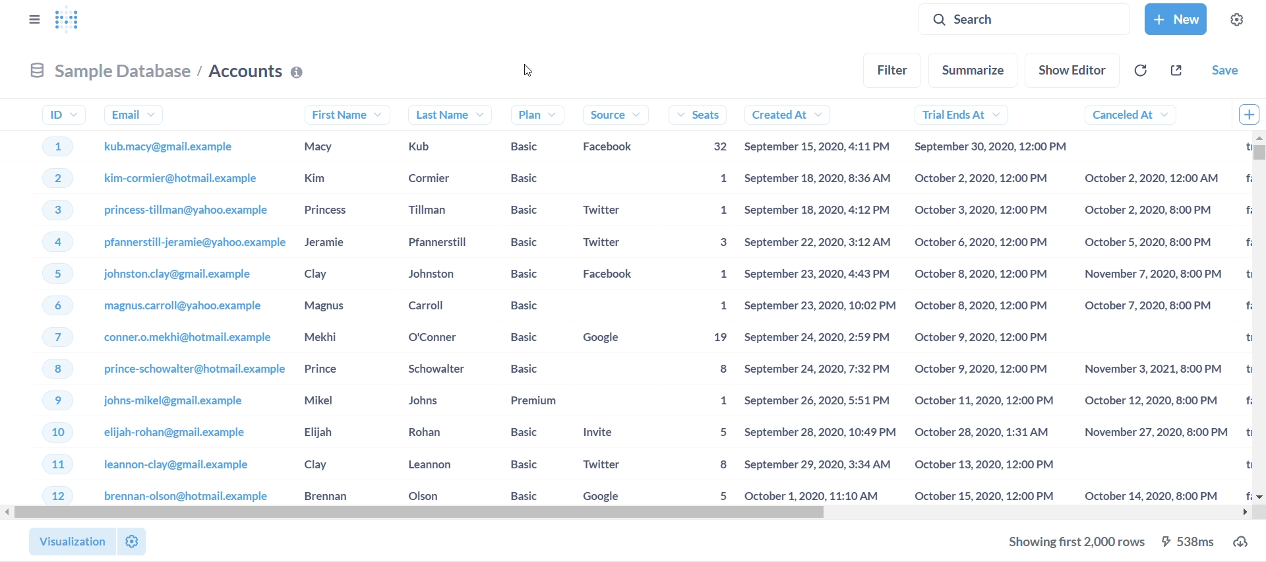 This screenshot has height=562, width=1266. Describe the element at coordinates (1240, 540) in the screenshot. I see `download` at that location.